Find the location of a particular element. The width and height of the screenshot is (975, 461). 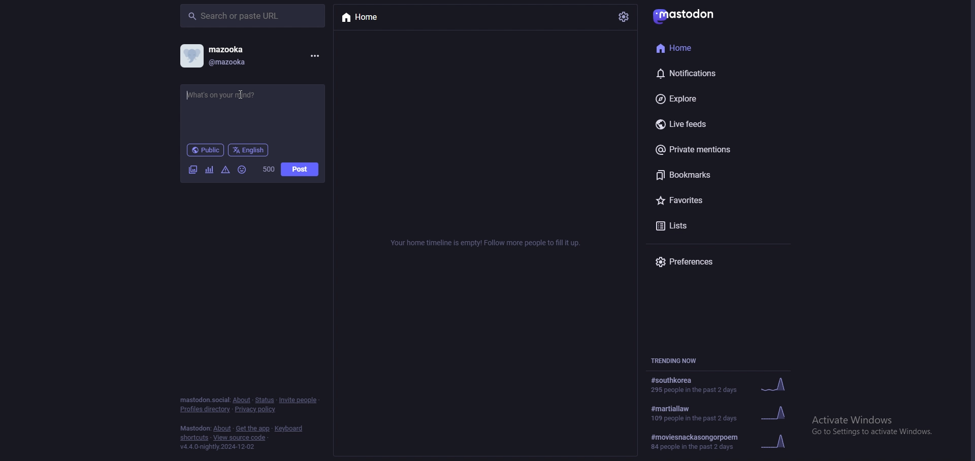

status input is located at coordinates (251, 107).